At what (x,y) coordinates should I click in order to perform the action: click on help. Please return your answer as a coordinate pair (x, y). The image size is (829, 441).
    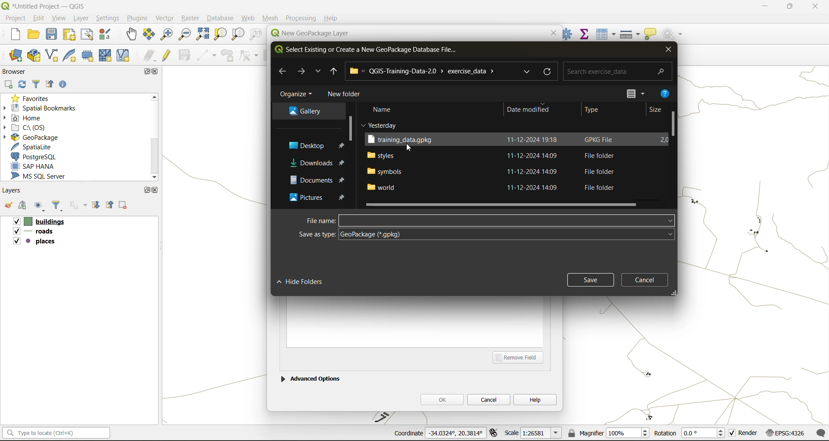
    Looking at the image, I should click on (535, 399).